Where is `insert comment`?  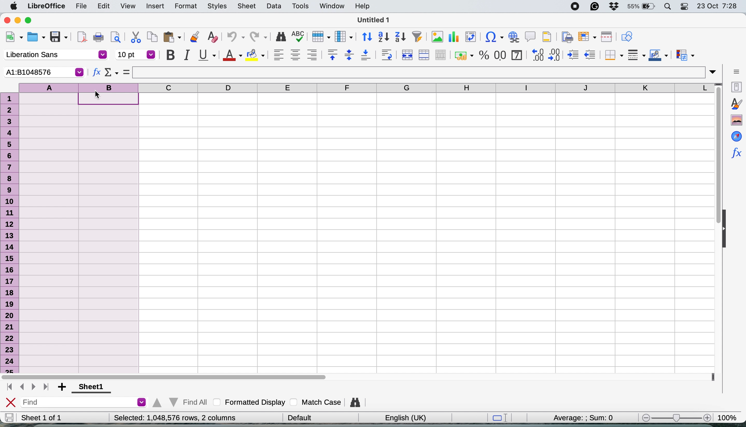
insert comment is located at coordinates (529, 37).